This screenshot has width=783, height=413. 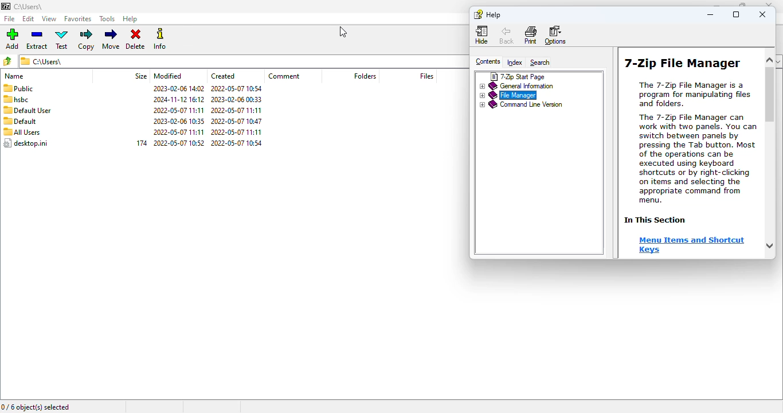 What do you see at coordinates (168, 76) in the screenshot?
I see `modified` at bounding box center [168, 76].